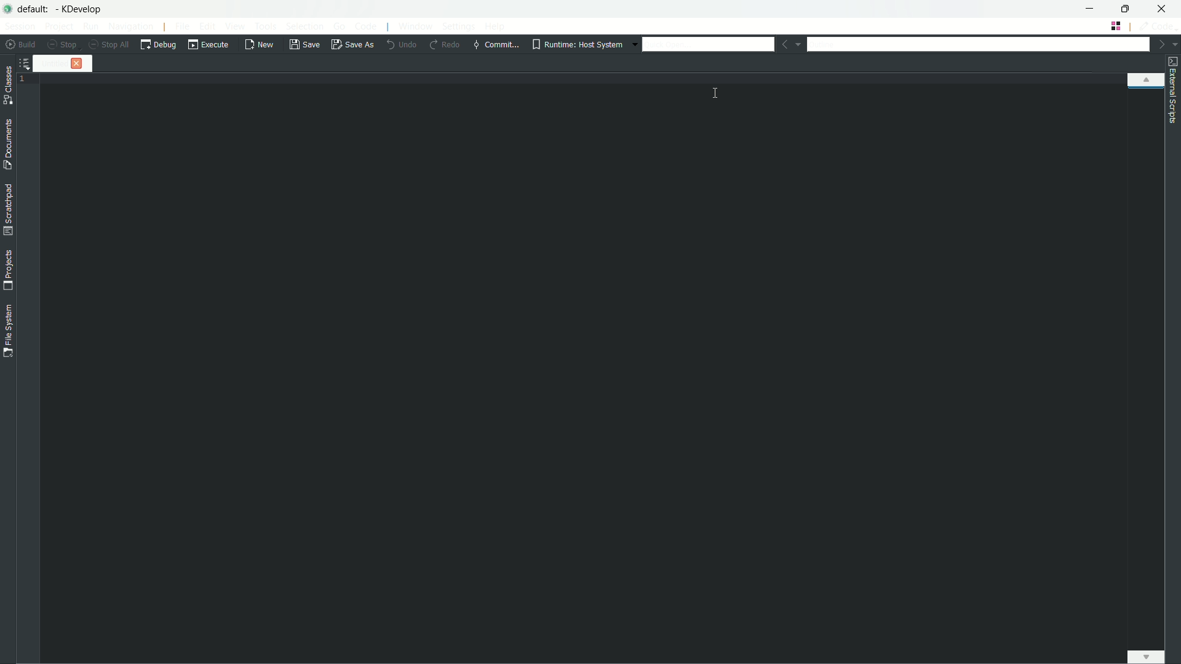  Describe the element at coordinates (183, 27) in the screenshot. I see `file` at that location.